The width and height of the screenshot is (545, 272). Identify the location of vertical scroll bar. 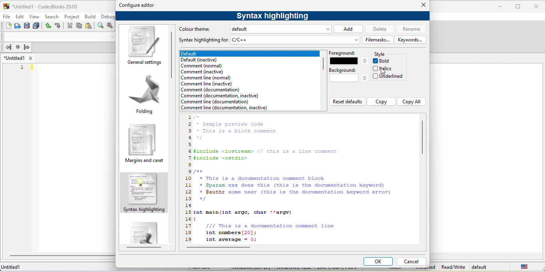
(323, 64).